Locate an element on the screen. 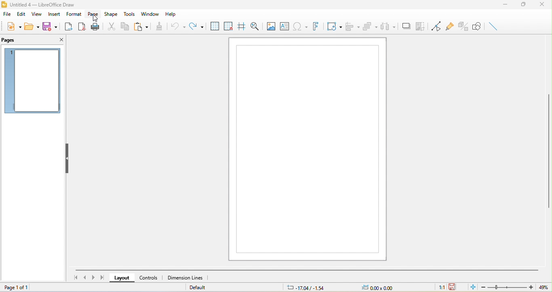  first page is located at coordinates (74, 277).